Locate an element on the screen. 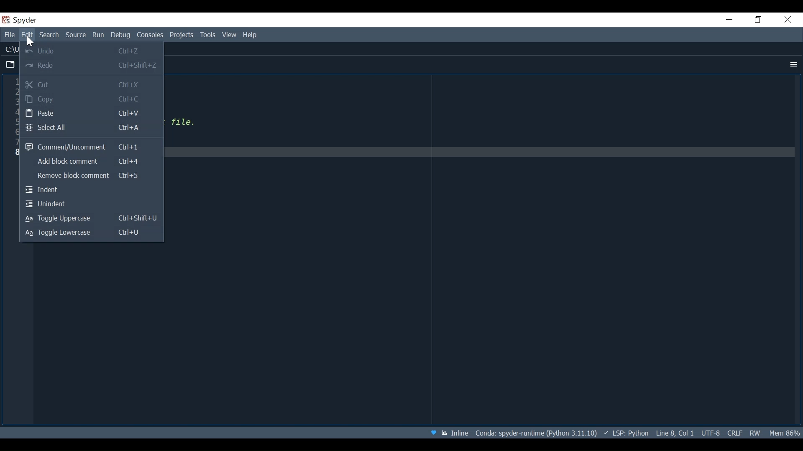 The width and height of the screenshot is (803, 451). Edit is located at coordinates (28, 35).